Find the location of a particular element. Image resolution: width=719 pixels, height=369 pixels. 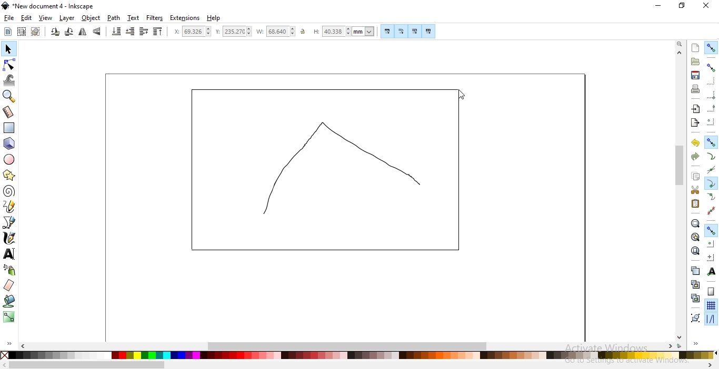

select and transform objects is located at coordinates (9, 49).